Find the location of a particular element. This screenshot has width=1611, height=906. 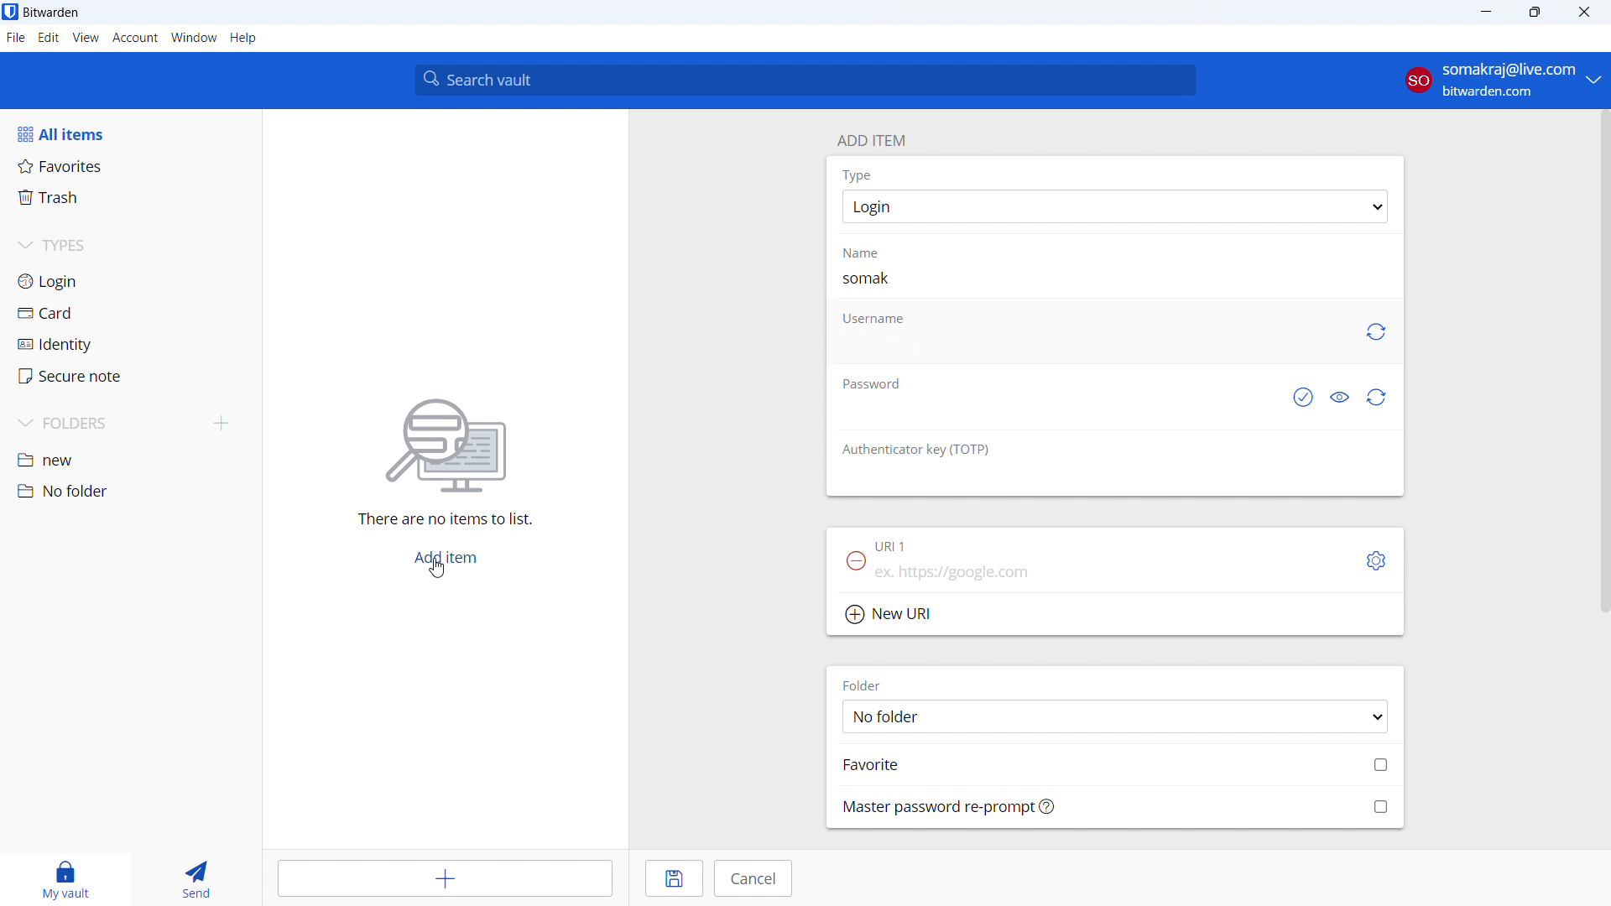

secure note is located at coordinates (131, 376).